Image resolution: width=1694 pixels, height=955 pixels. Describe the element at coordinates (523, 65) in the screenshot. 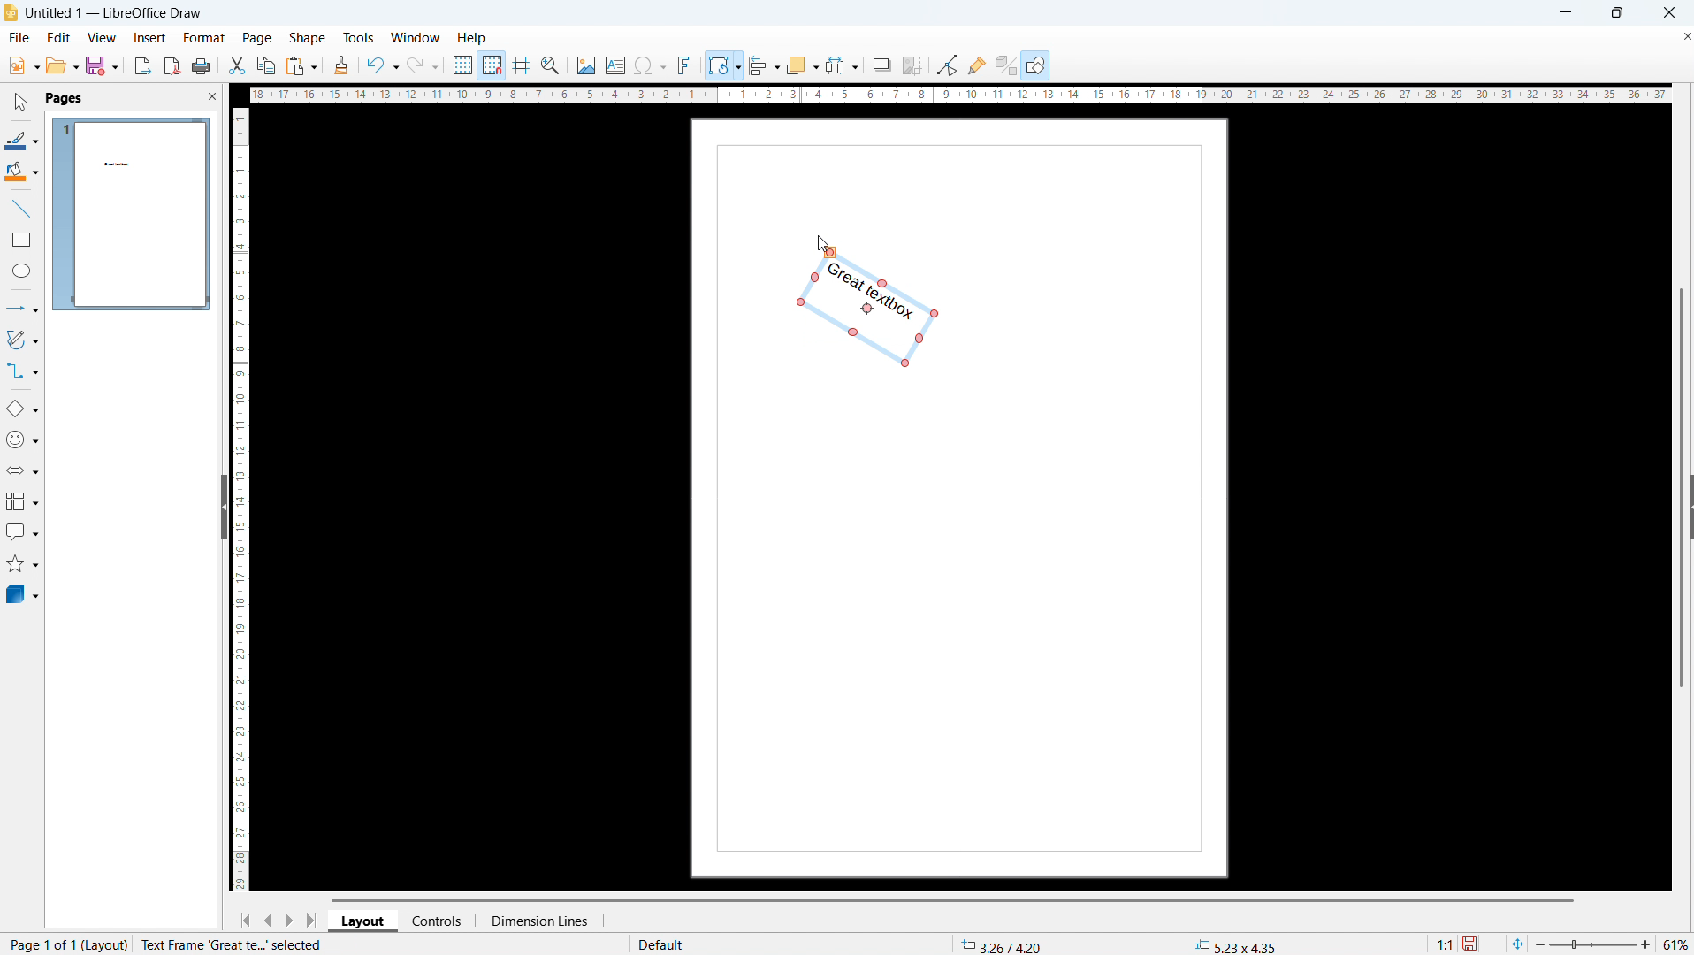

I see `guidelines while moving` at that location.